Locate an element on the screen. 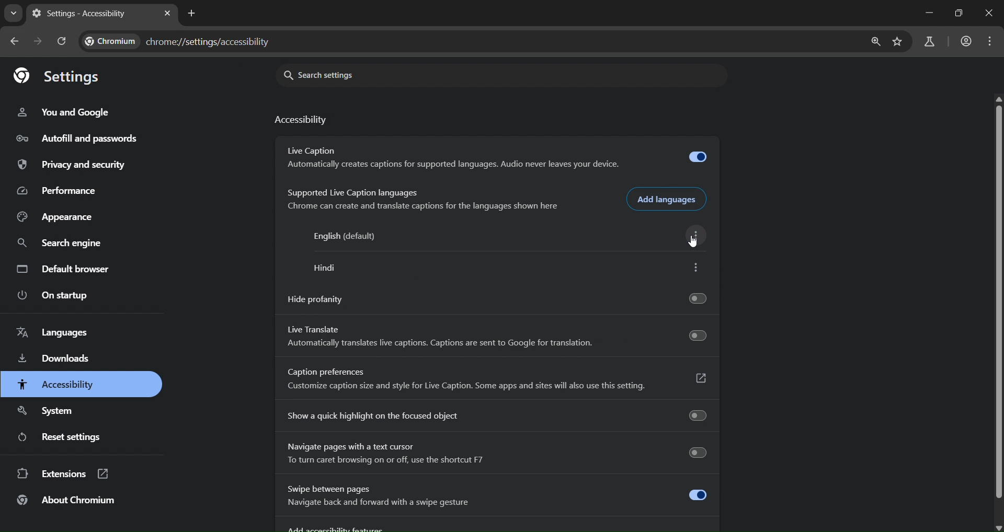 The height and width of the screenshot is (532, 1004). accessibility is located at coordinates (60, 384).